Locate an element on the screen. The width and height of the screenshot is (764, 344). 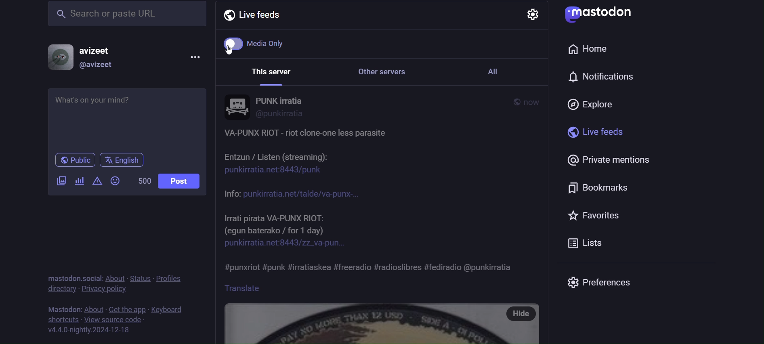
Other servers is located at coordinates (391, 72).